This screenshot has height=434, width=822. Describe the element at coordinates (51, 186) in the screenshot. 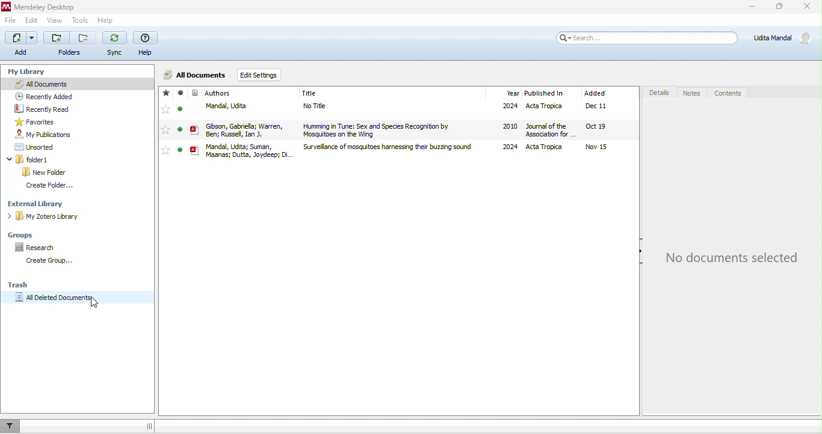

I see `create folder` at that location.